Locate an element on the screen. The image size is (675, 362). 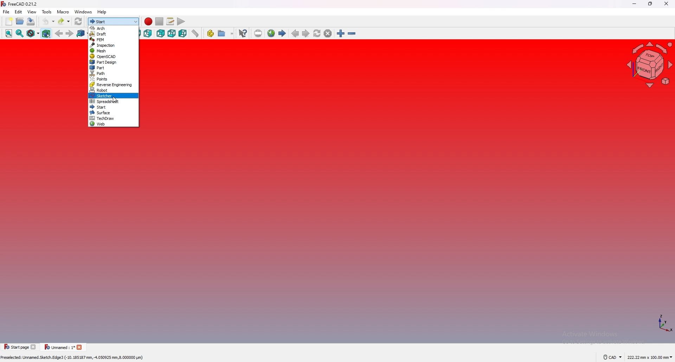
execute macro is located at coordinates (181, 21).